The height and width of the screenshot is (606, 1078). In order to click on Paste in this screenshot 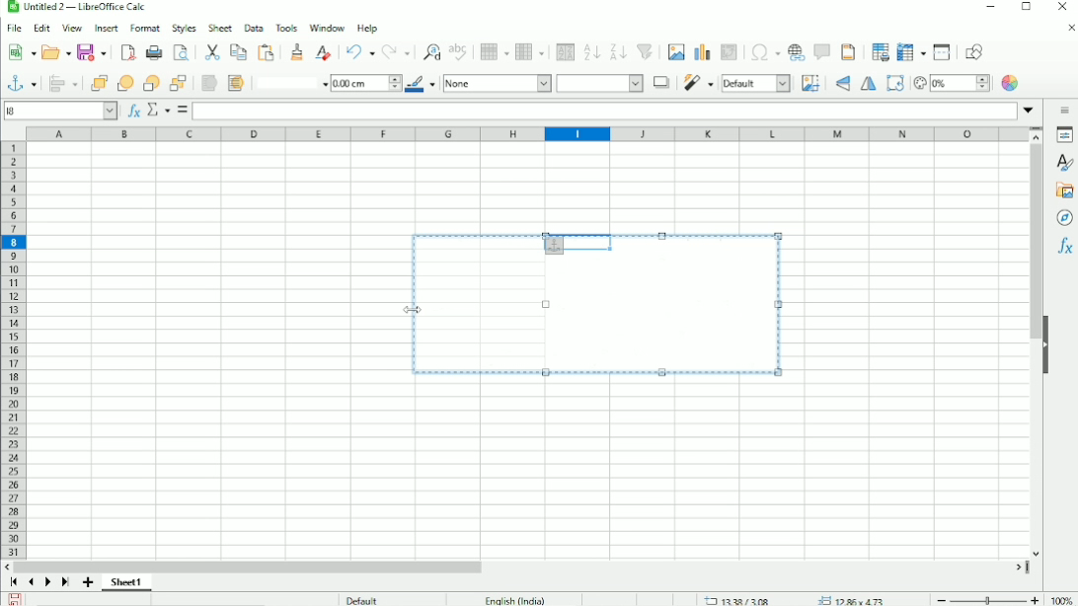, I will do `click(268, 52)`.